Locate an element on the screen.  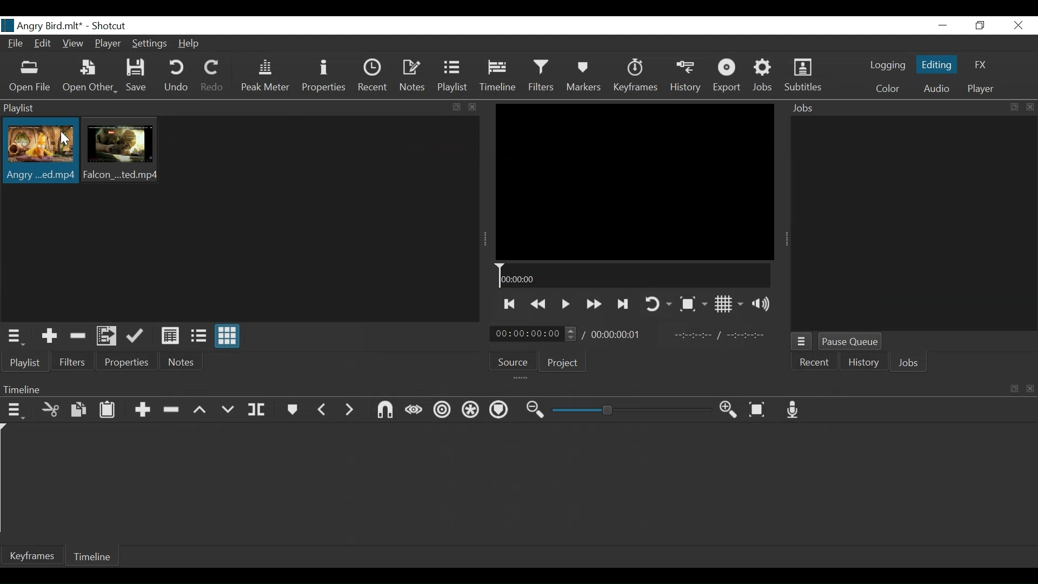
minimize is located at coordinates (944, 25).